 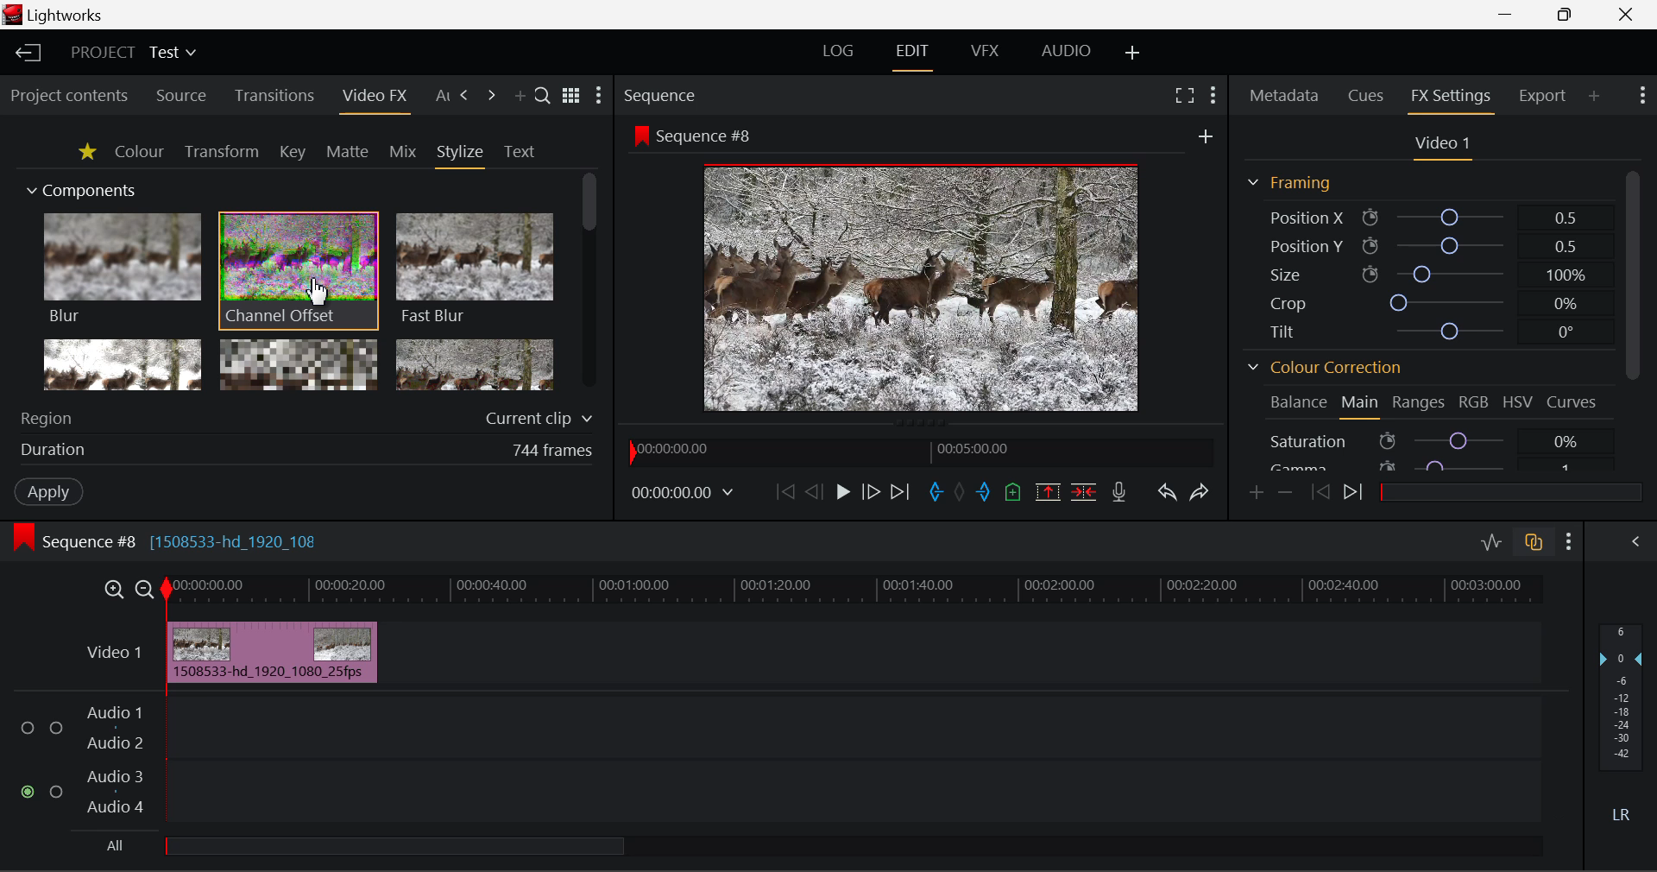 I want to click on Apply, so click(x=50, y=493).